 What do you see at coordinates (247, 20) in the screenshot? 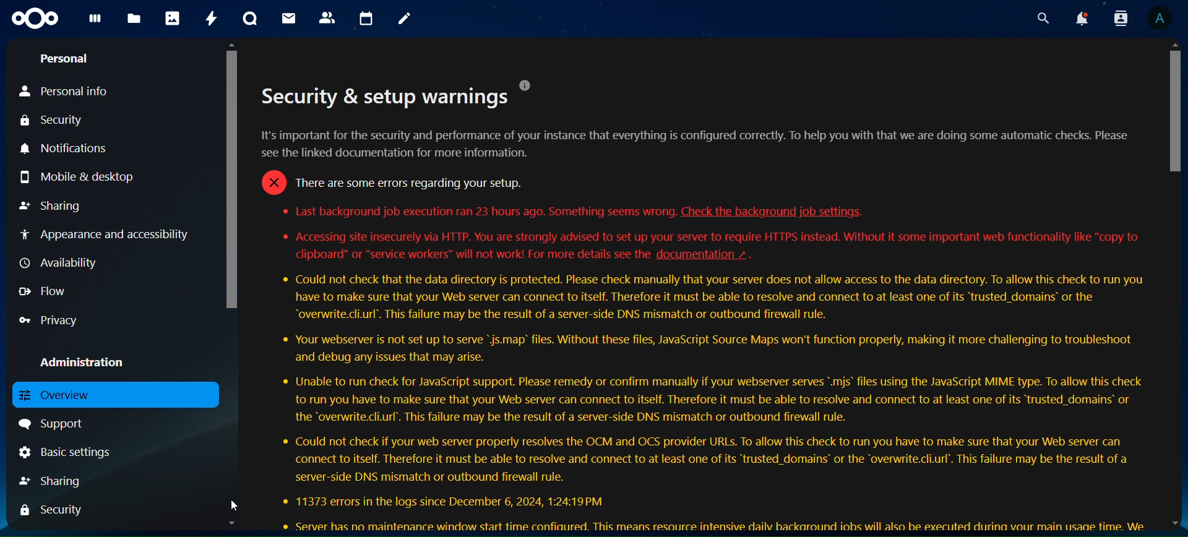
I see `talk` at bounding box center [247, 20].